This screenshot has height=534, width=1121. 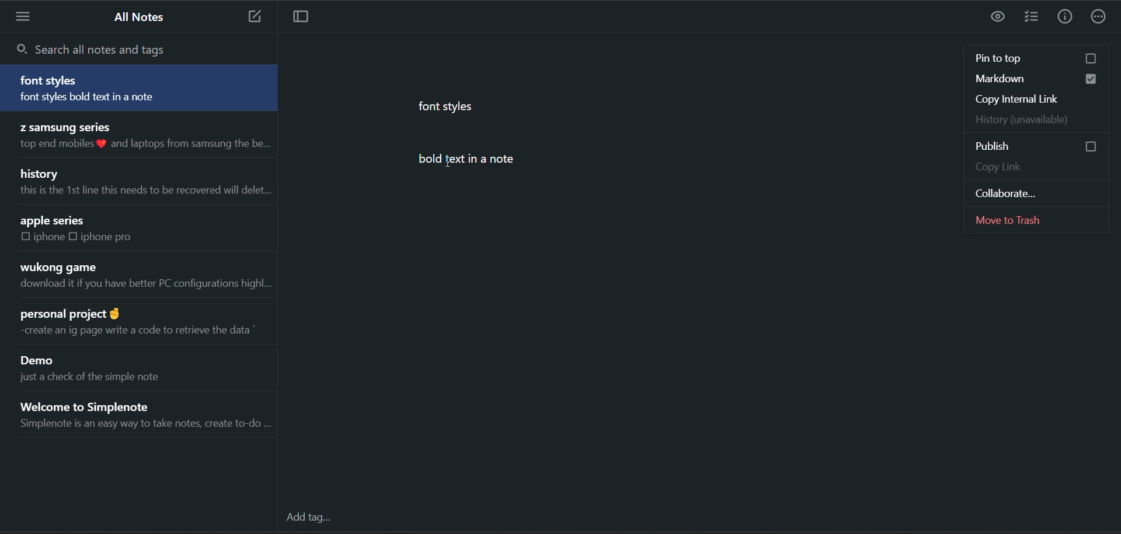 What do you see at coordinates (76, 236) in the screenshot?
I see `checkbox` at bounding box center [76, 236].